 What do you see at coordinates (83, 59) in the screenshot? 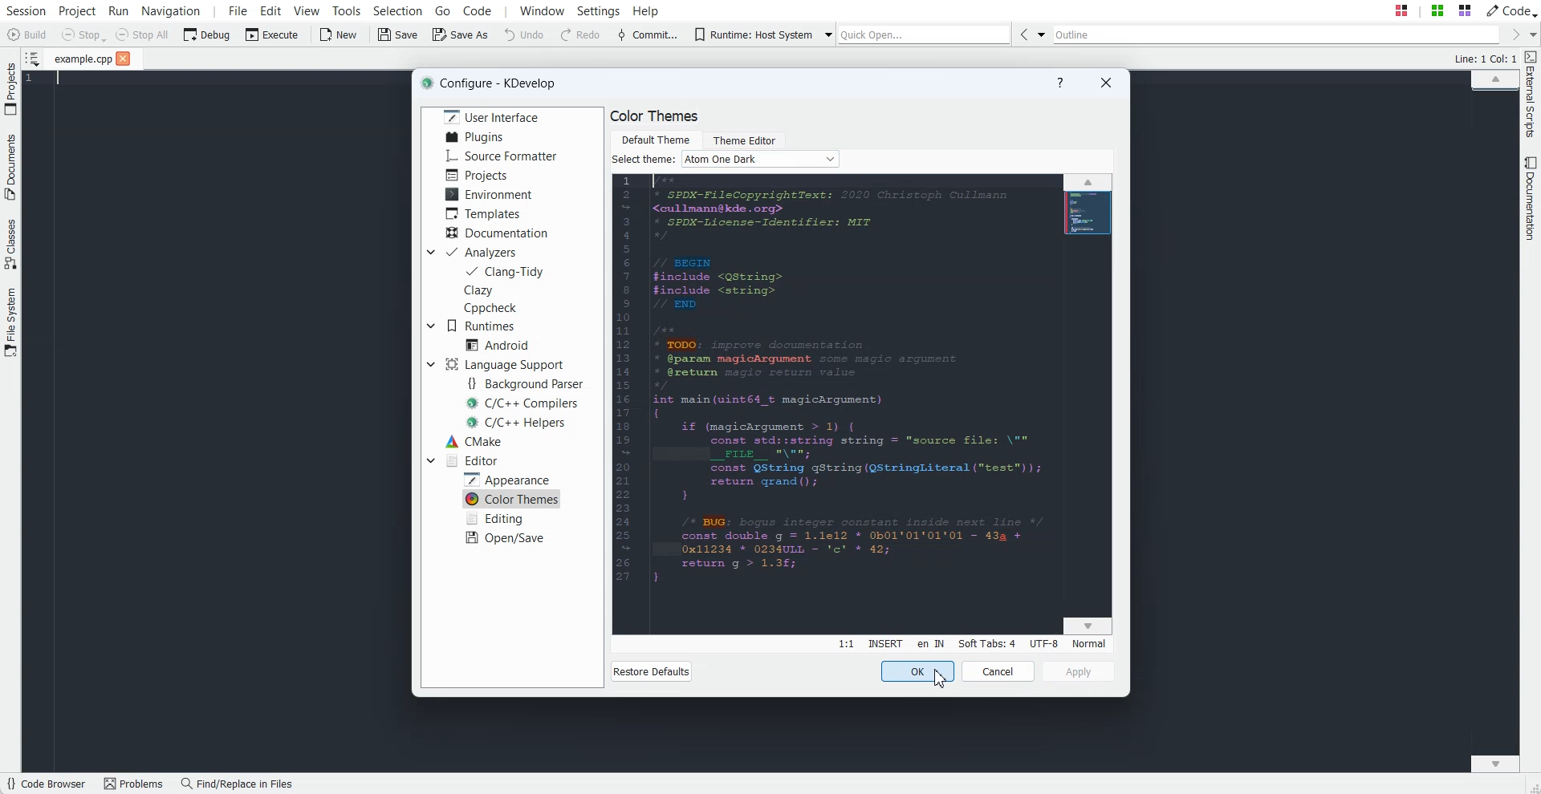
I see `File` at bounding box center [83, 59].